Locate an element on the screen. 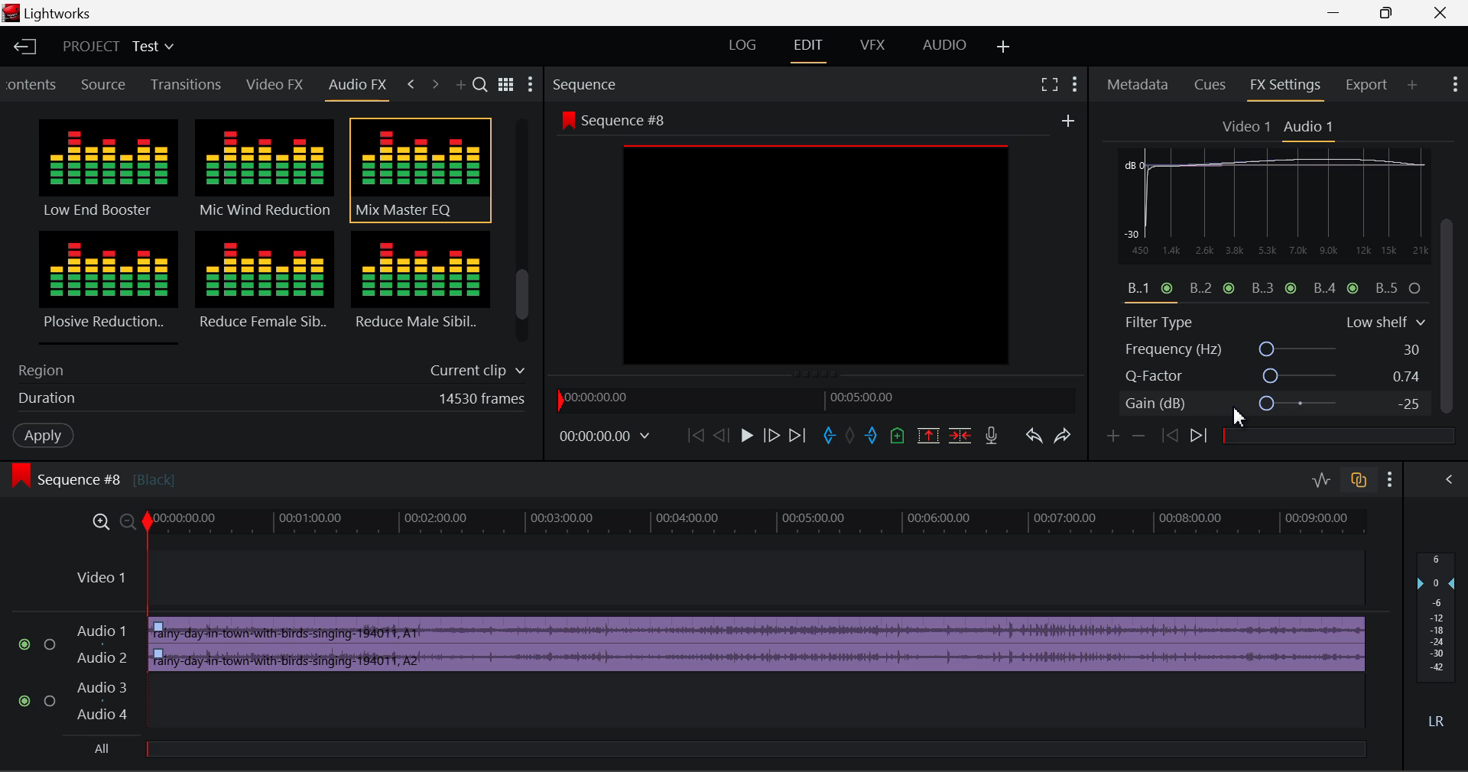 This screenshot has width=1468, height=772. Cursor Position AFTER_LAST_ACTION is located at coordinates (1236, 418).